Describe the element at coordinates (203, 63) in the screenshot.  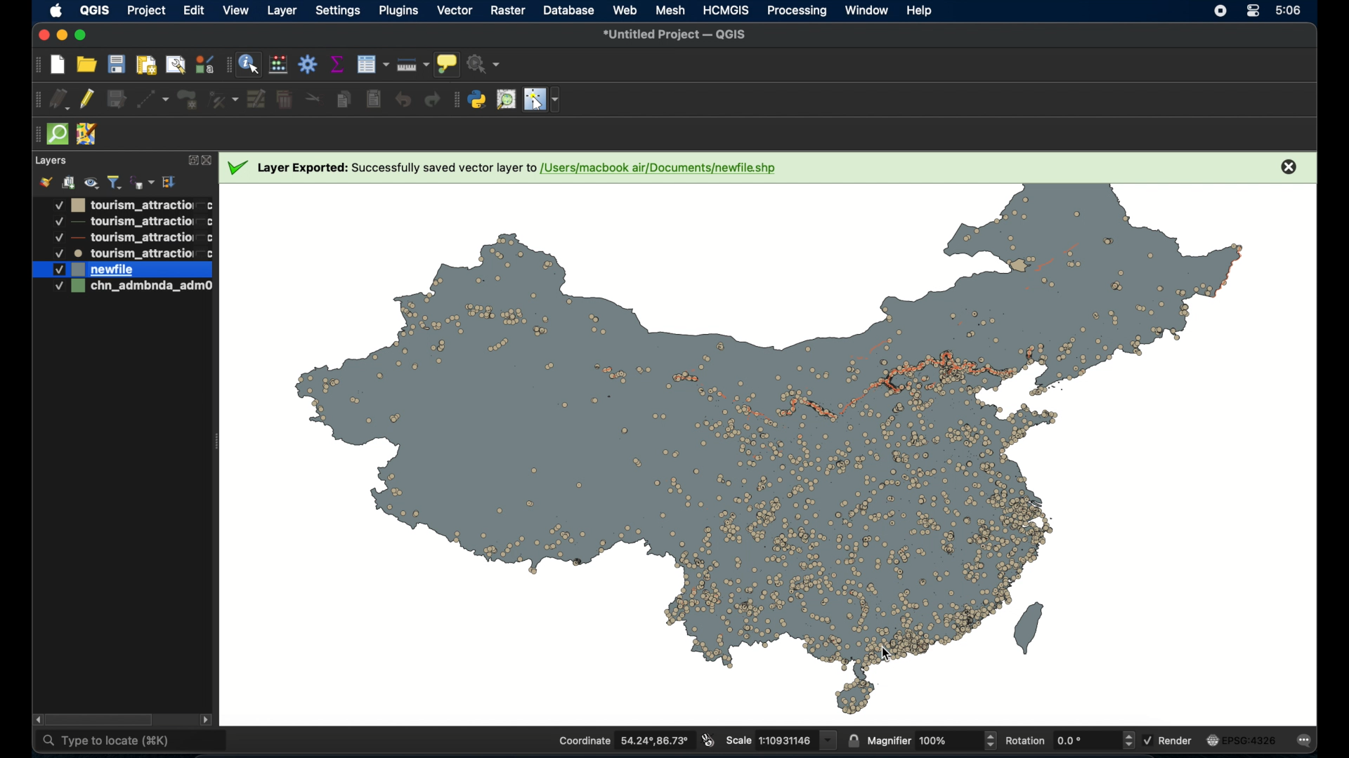
I see `style manager` at that location.